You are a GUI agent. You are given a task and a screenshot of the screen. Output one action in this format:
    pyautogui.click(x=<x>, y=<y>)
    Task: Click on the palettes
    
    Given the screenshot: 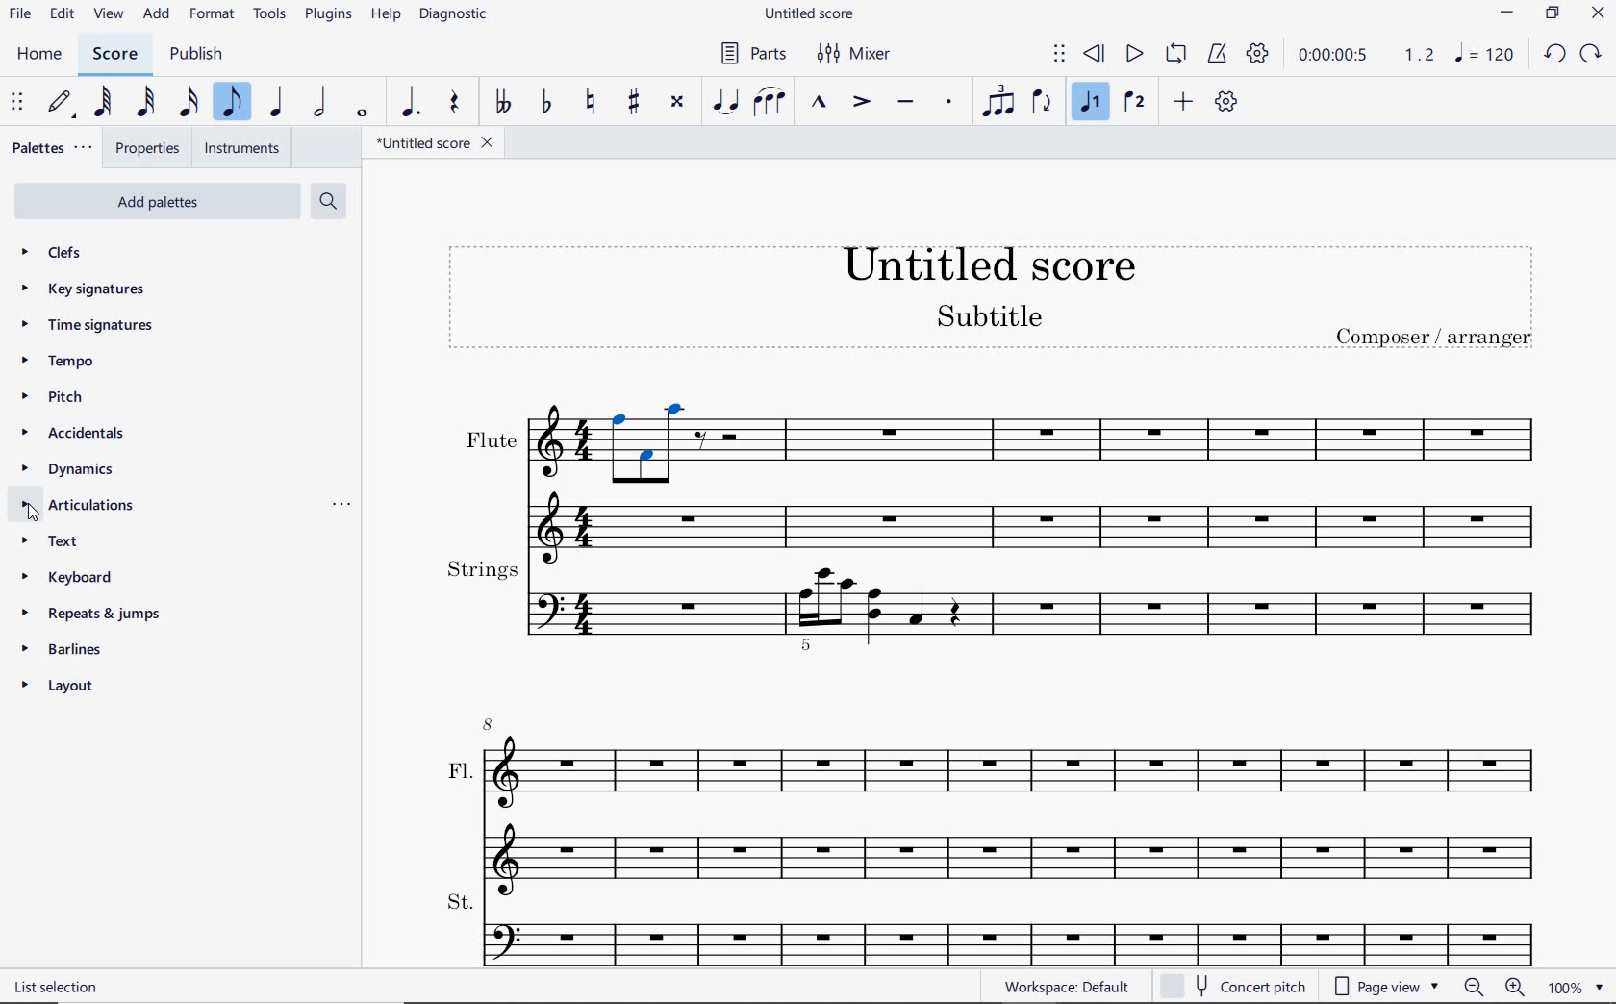 What is the action you would take?
    pyautogui.click(x=54, y=146)
    